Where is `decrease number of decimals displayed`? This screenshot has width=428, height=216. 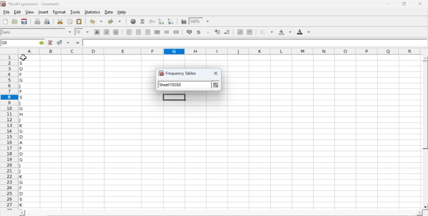 decrease number of decimals displayed is located at coordinates (227, 32).